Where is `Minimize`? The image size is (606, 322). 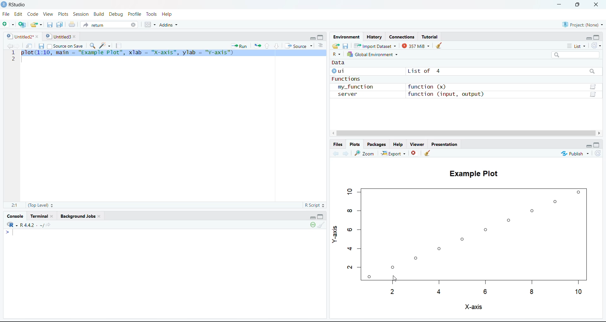 Minimize is located at coordinates (588, 146).